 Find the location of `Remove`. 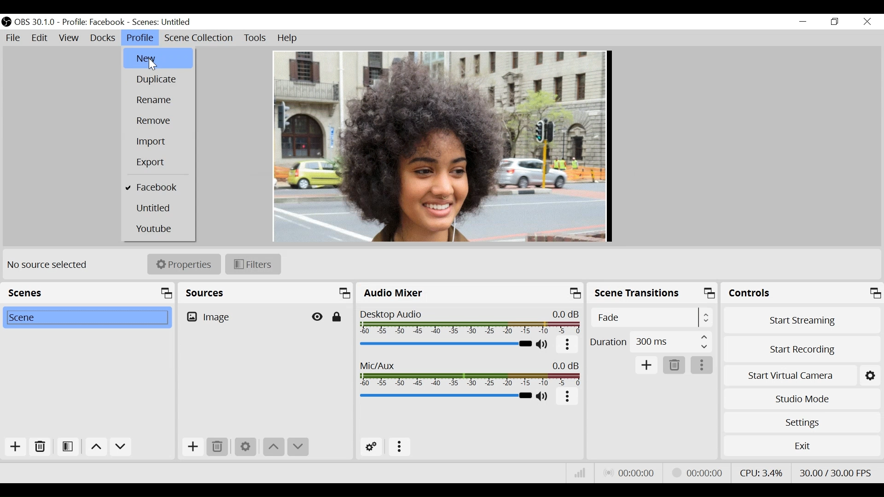

Remove is located at coordinates (39, 449).